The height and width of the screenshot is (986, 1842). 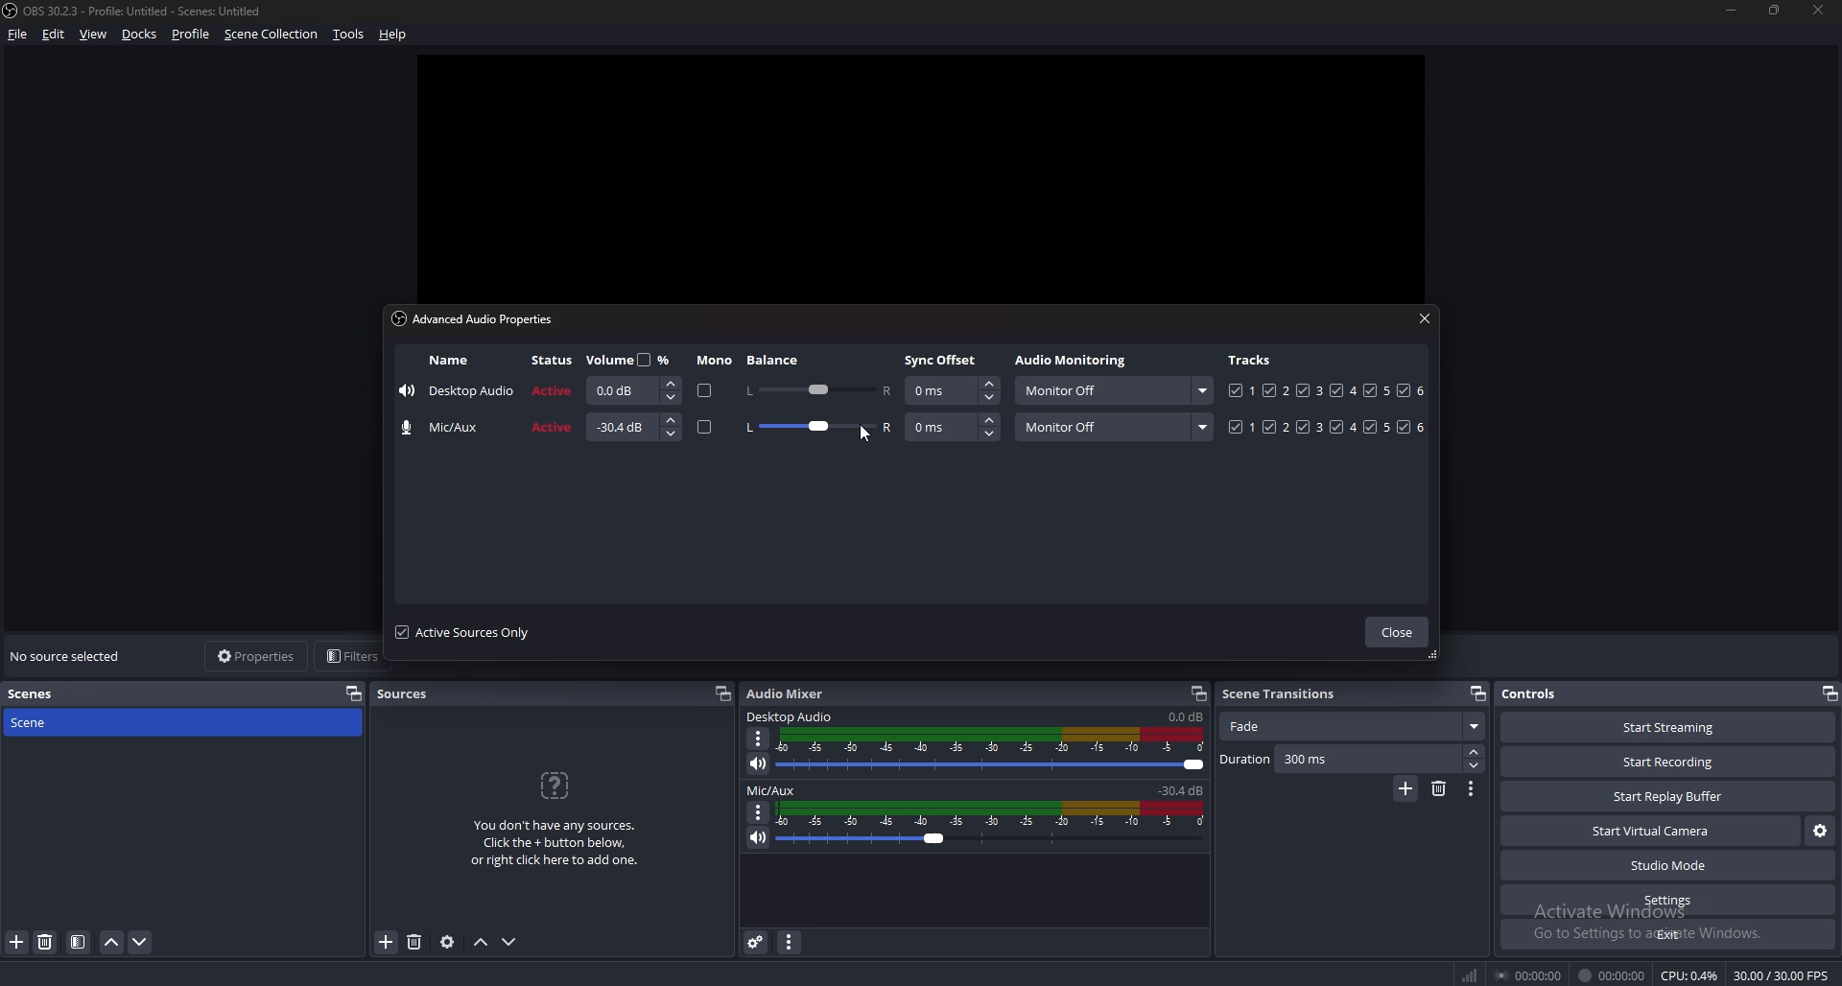 What do you see at coordinates (1325, 427) in the screenshot?
I see `tracks` at bounding box center [1325, 427].